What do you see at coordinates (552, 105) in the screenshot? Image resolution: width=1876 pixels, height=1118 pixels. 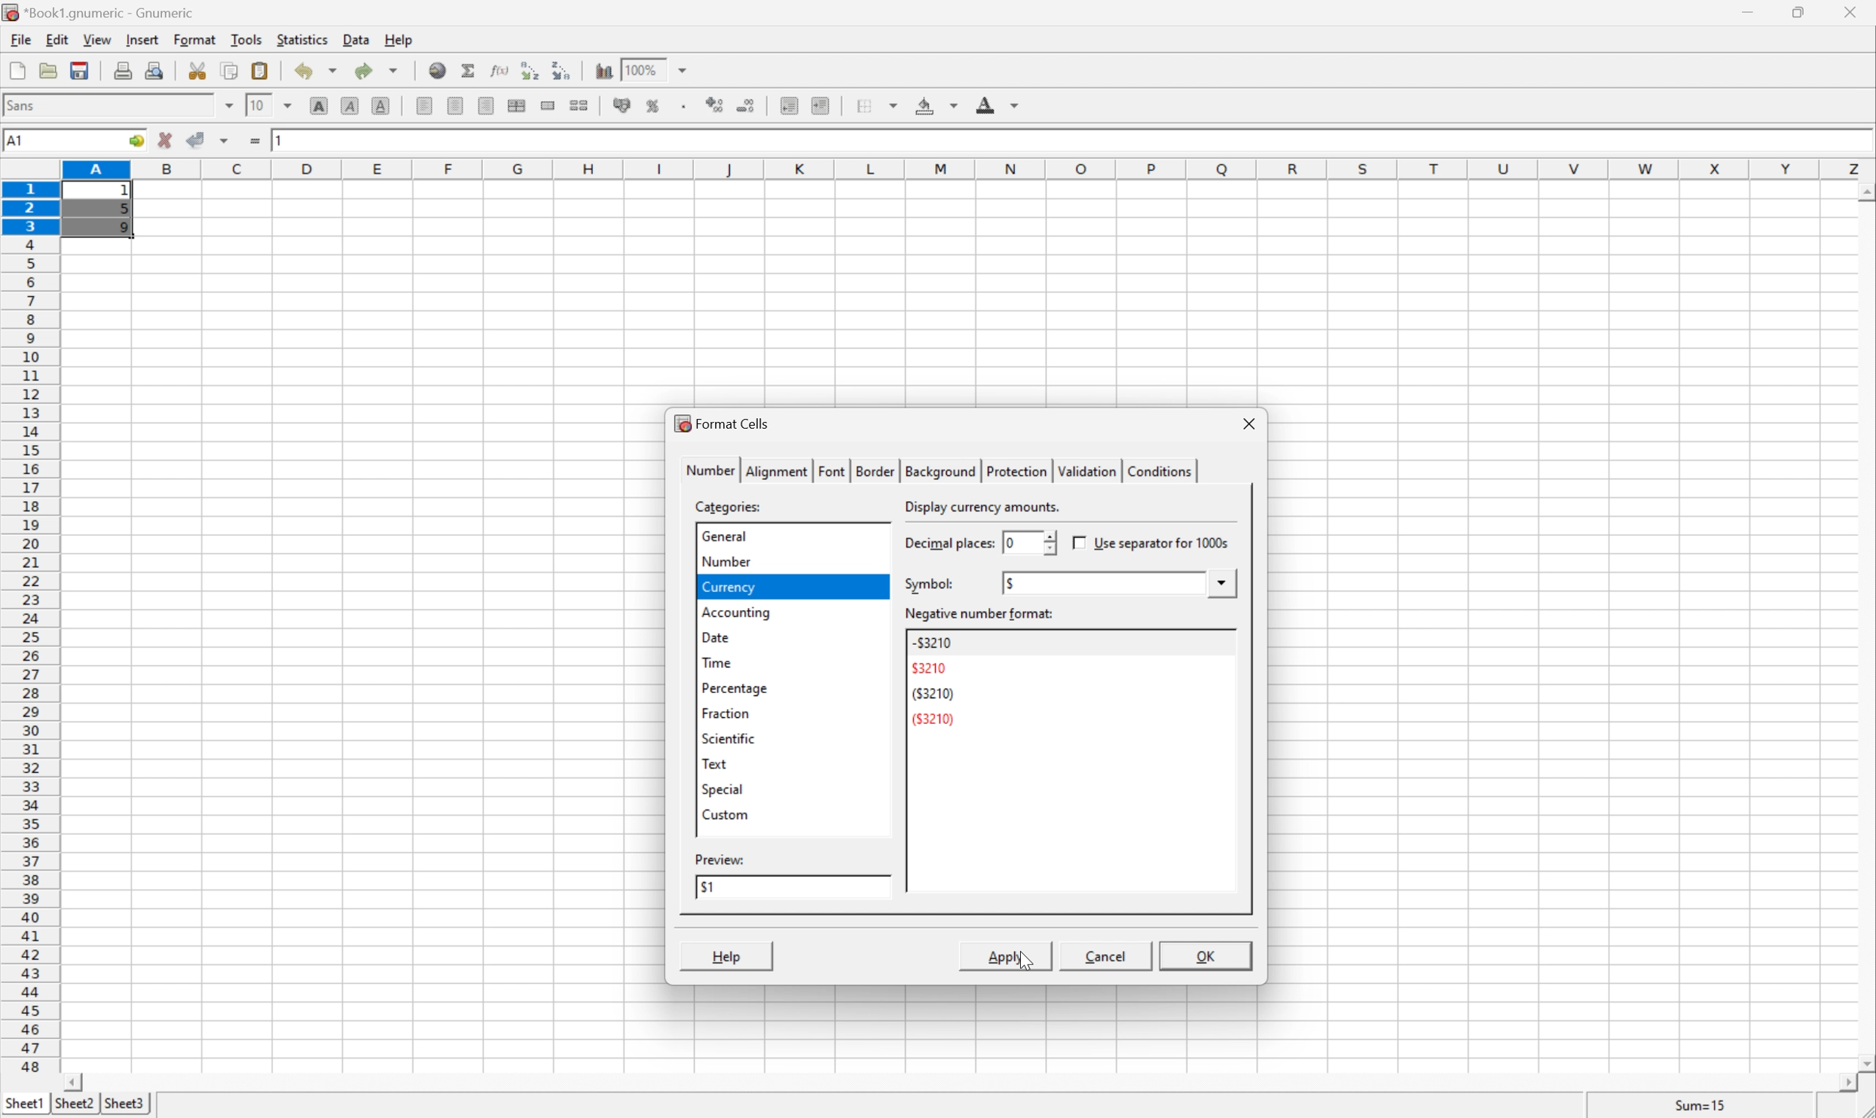 I see `merge a range of cells` at bounding box center [552, 105].